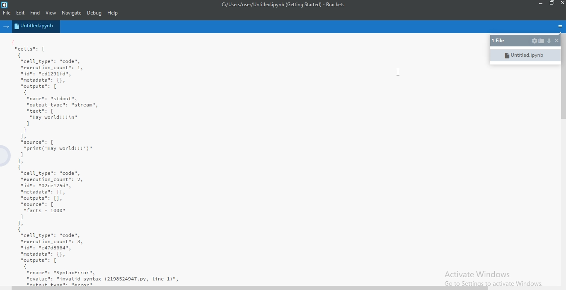 The image size is (566, 290). What do you see at coordinates (113, 14) in the screenshot?
I see `Help` at bounding box center [113, 14].